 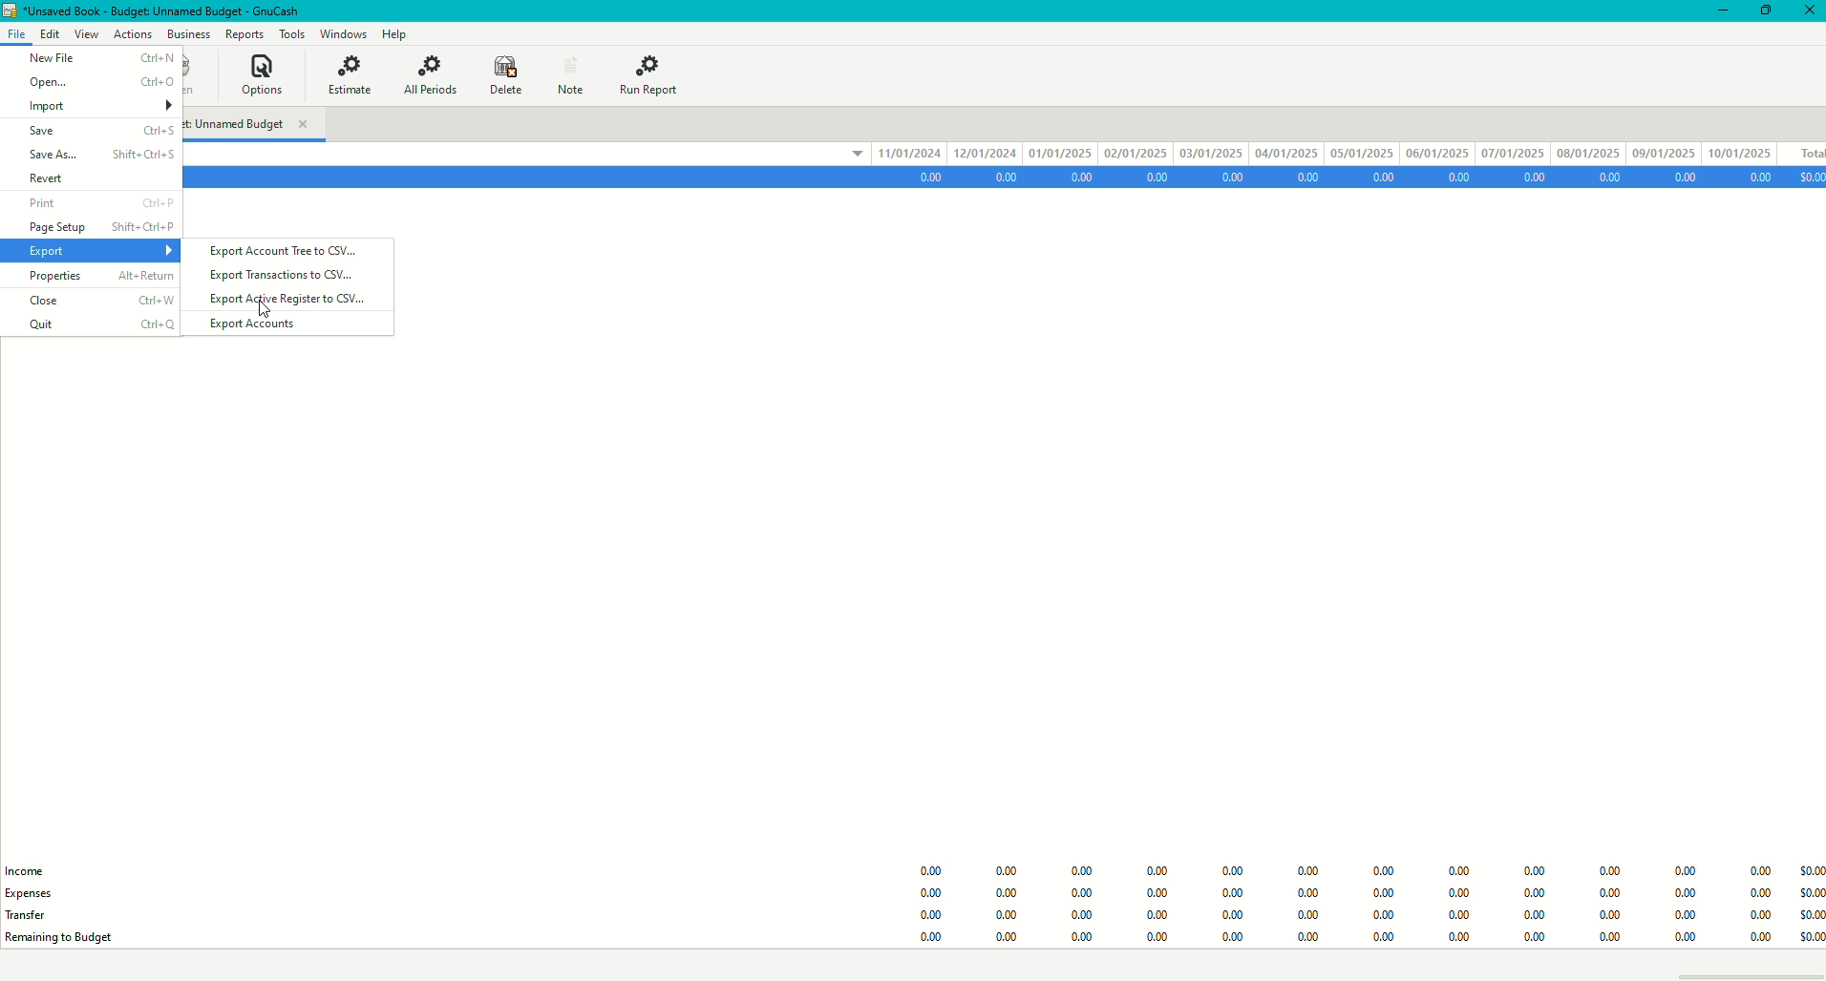 What do you see at coordinates (97, 81) in the screenshot?
I see `Open` at bounding box center [97, 81].